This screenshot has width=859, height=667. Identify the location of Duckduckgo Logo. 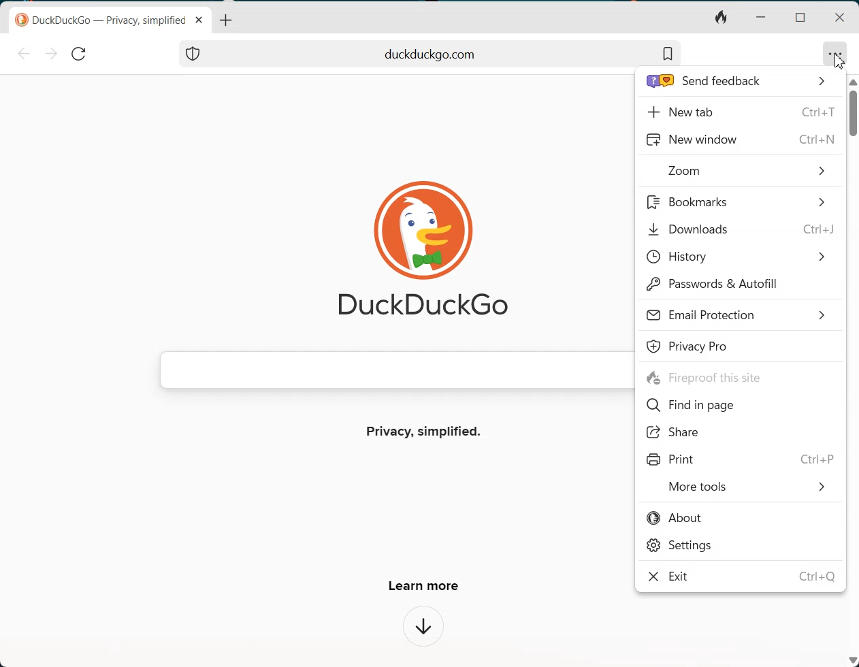
(420, 237).